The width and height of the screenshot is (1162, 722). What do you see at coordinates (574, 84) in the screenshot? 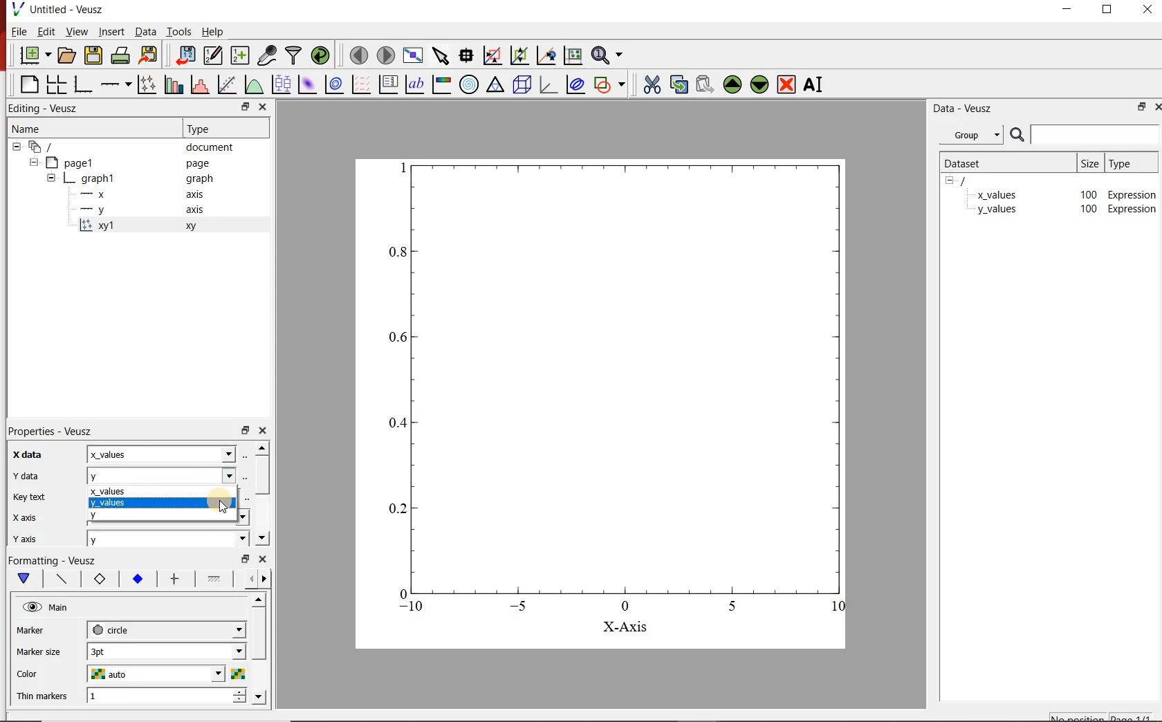
I see `plot covariance ellipse` at bounding box center [574, 84].